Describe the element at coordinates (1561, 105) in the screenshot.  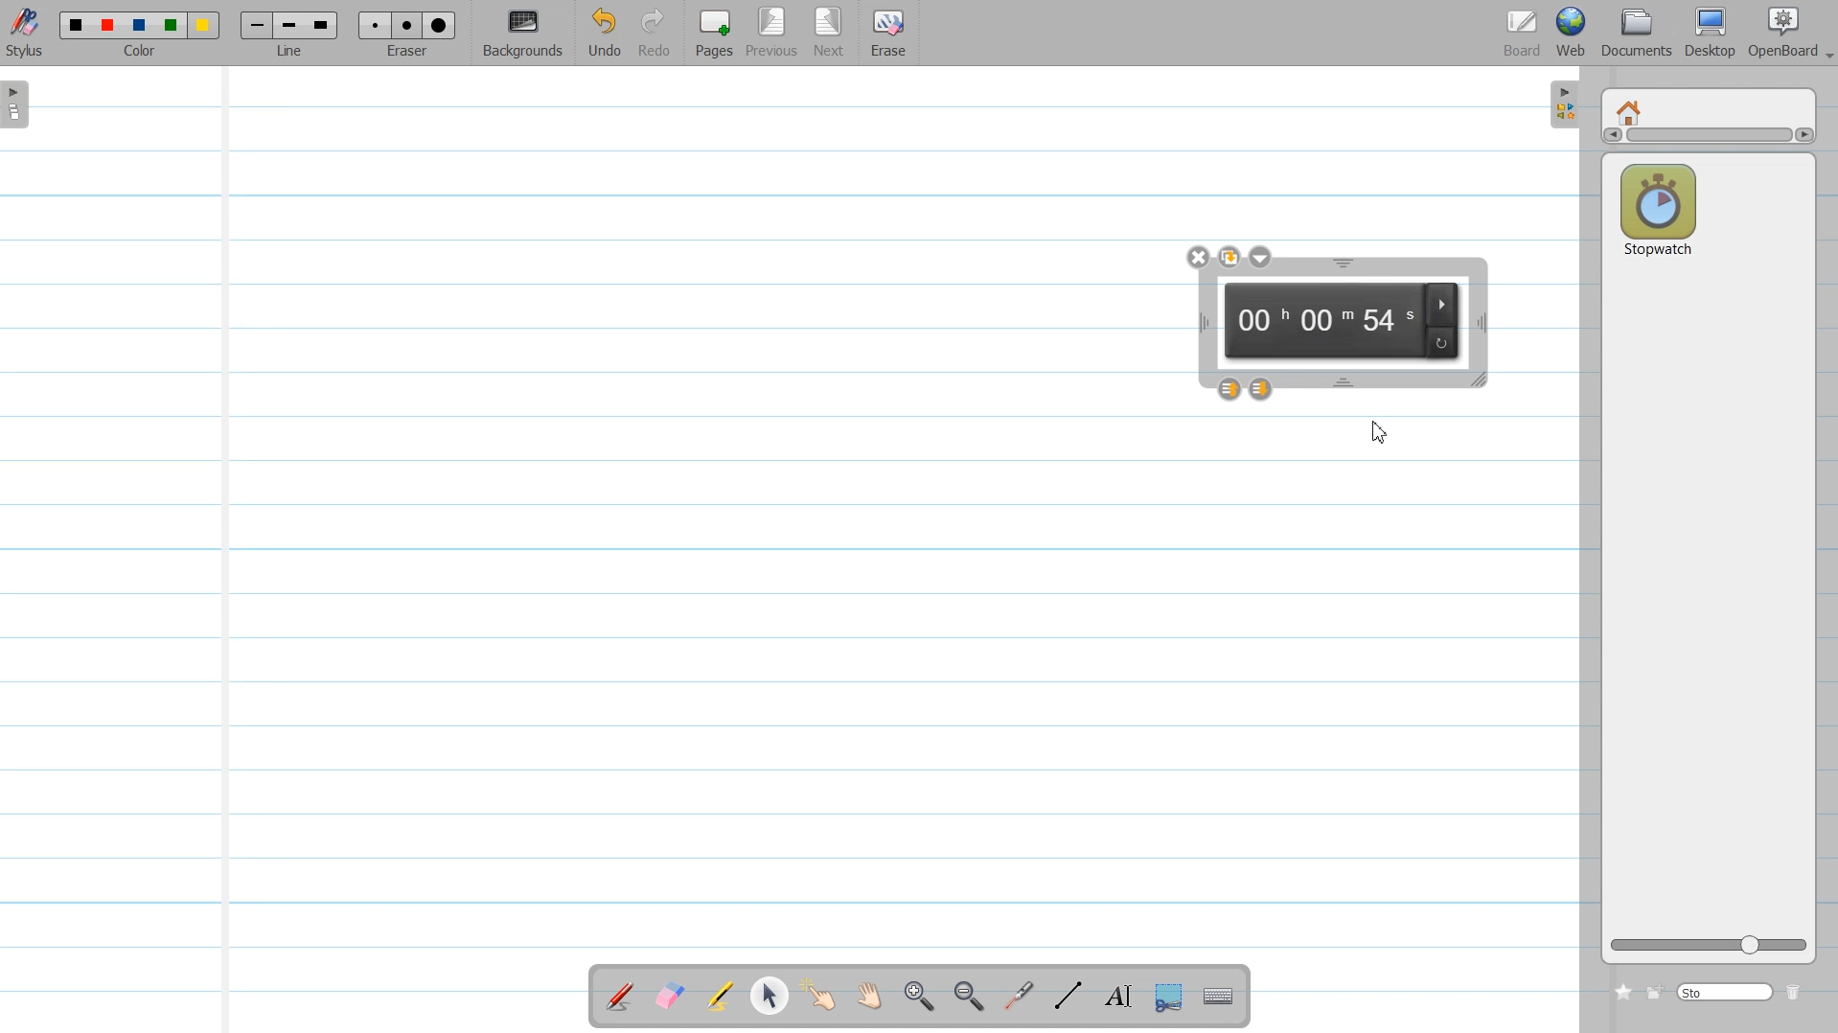
I see `Sidebar` at that location.